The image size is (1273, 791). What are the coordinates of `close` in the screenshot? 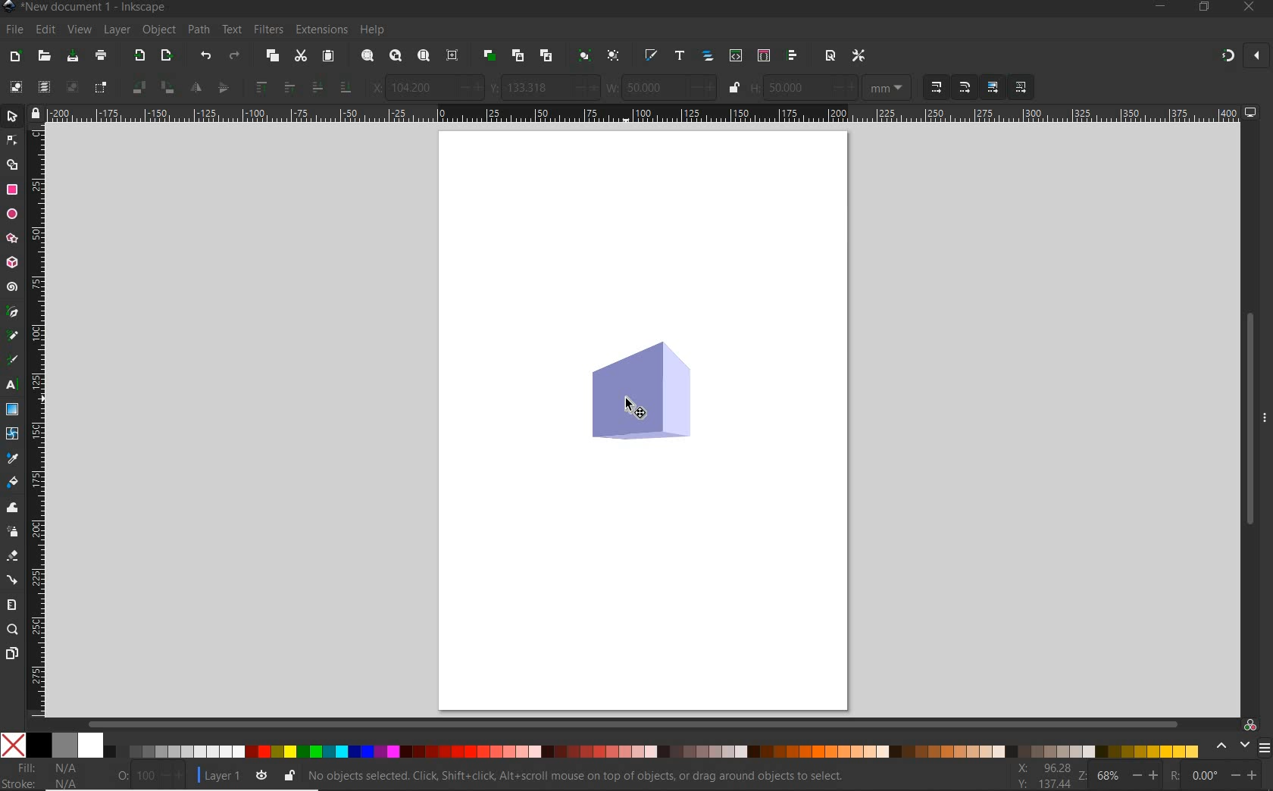 It's located at (1256, 55).